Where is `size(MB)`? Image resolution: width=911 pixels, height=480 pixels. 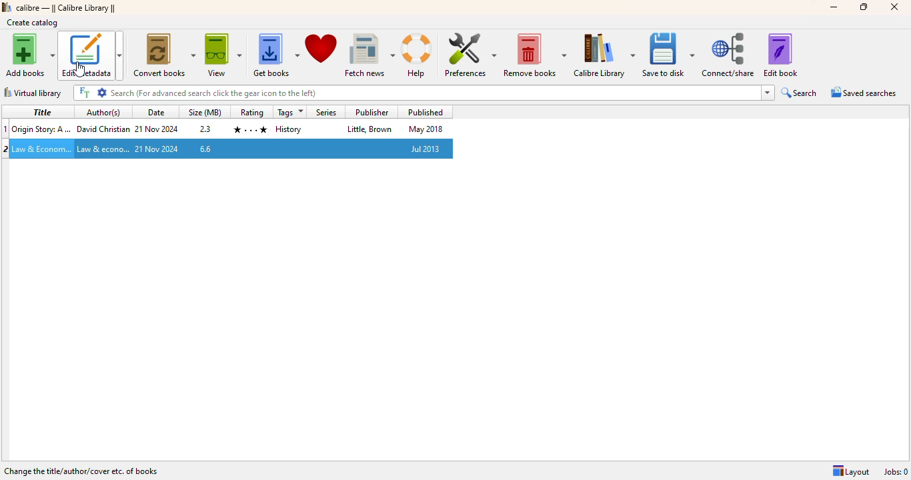 size(MB) is located at coordinates (206, 112).